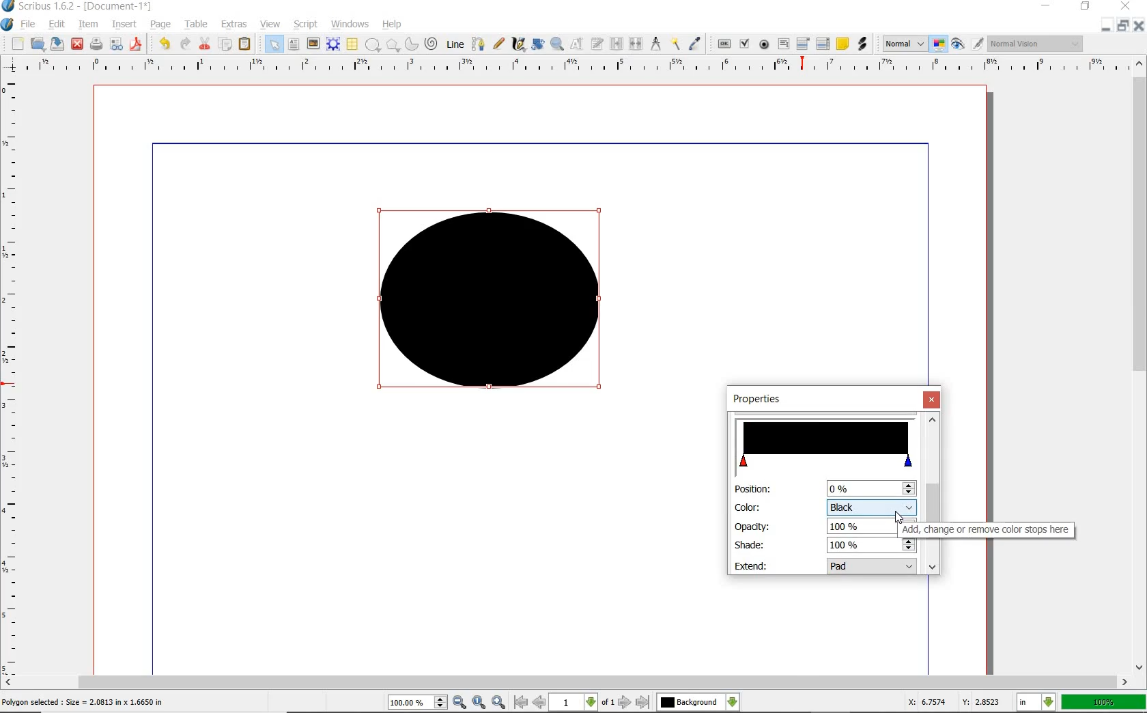  Describe the element at coordinates (873, 568) in the screenshot. I see `extend` at that location.